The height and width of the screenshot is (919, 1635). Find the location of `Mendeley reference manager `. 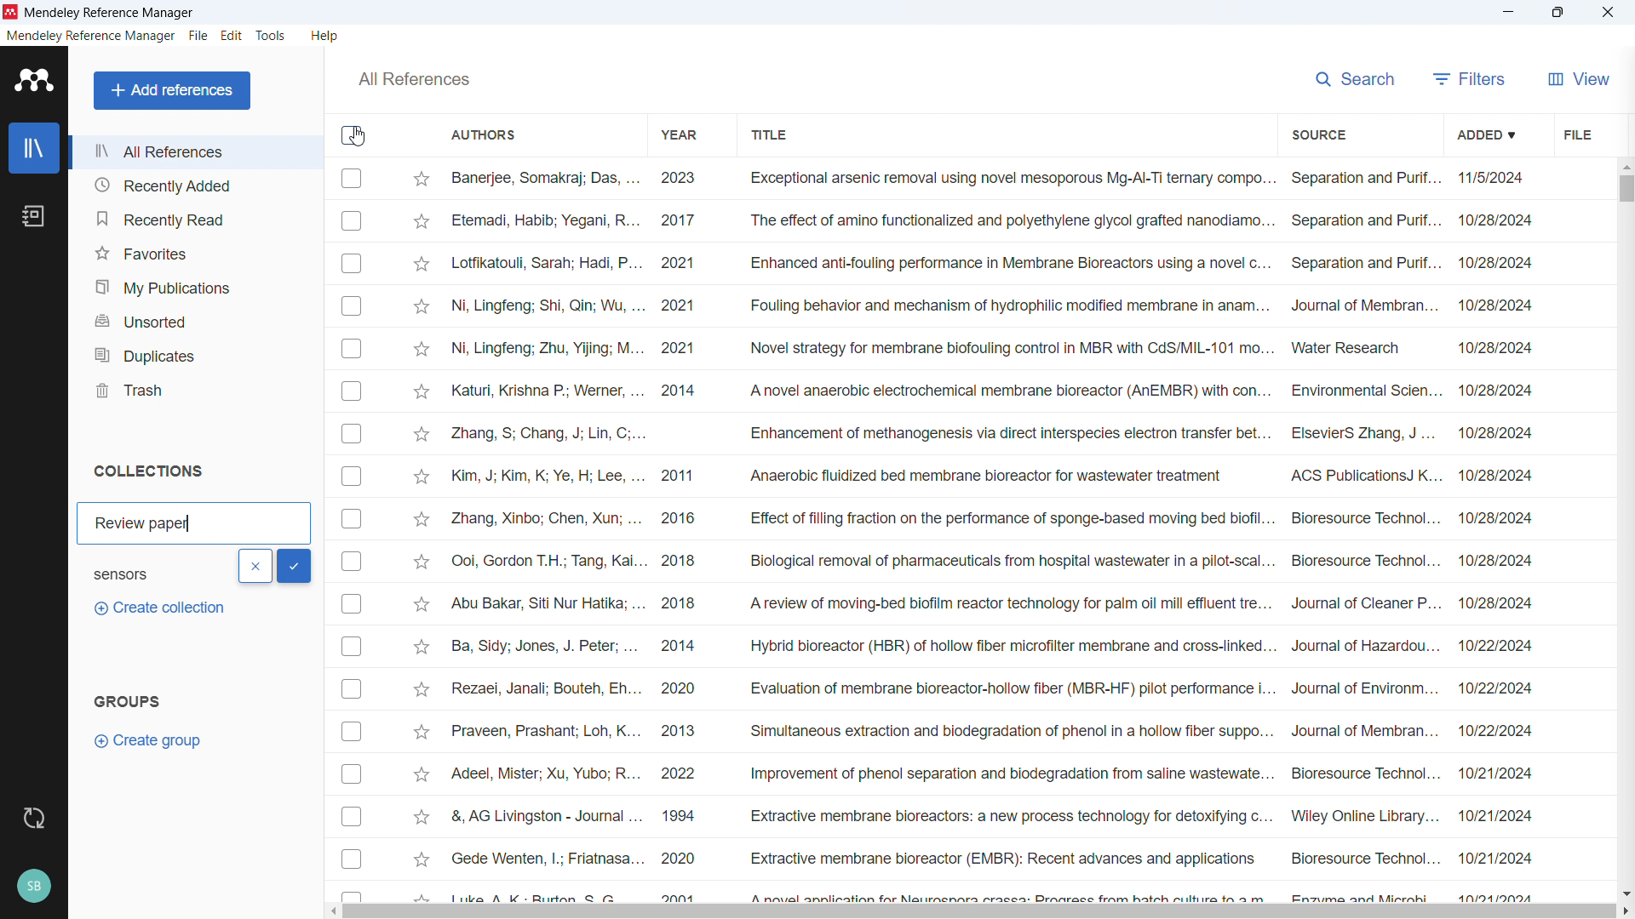

Mendeley reference manager  is located at coordinates (91, 36).